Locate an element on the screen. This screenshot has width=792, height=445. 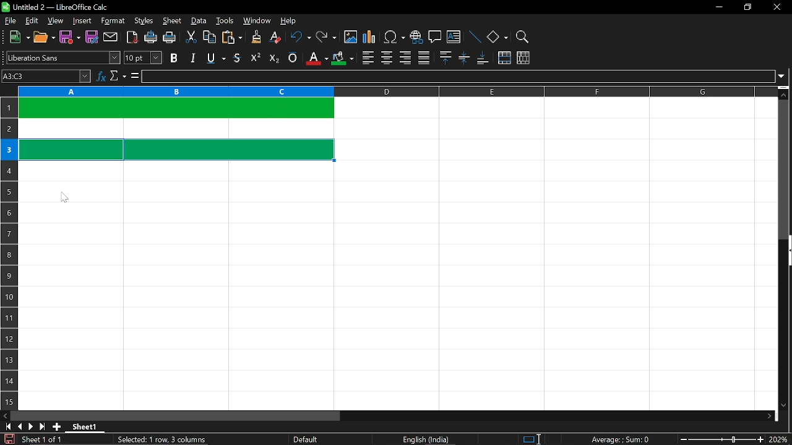
sheet is located at coordinates (172, 21).